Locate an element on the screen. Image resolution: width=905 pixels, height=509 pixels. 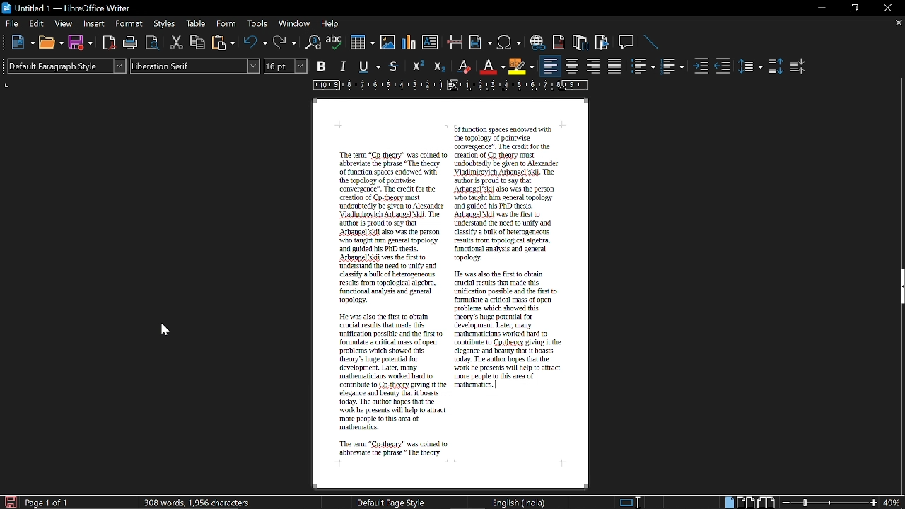
Decrease paragraph spacing is located at coordinates (798, 66).